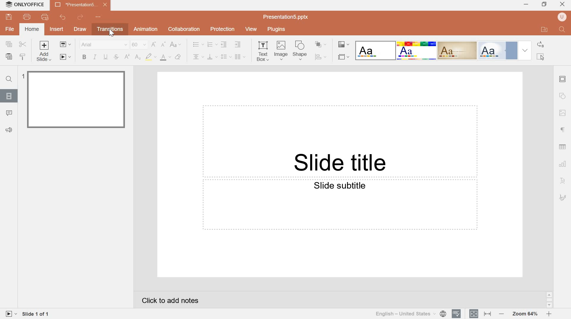  Describe the element at coordinates (549, 314) in the screenshot. I see `zoom in` at that location.